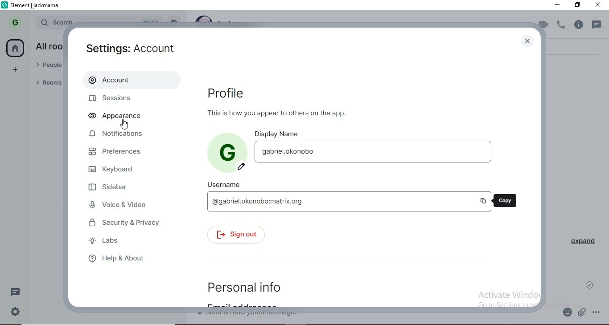 This screenshot has width=609, height=325. What do you see at coordinates (229, 93) in the screenshot?
I see `profile` at bounding box center [229, 93].